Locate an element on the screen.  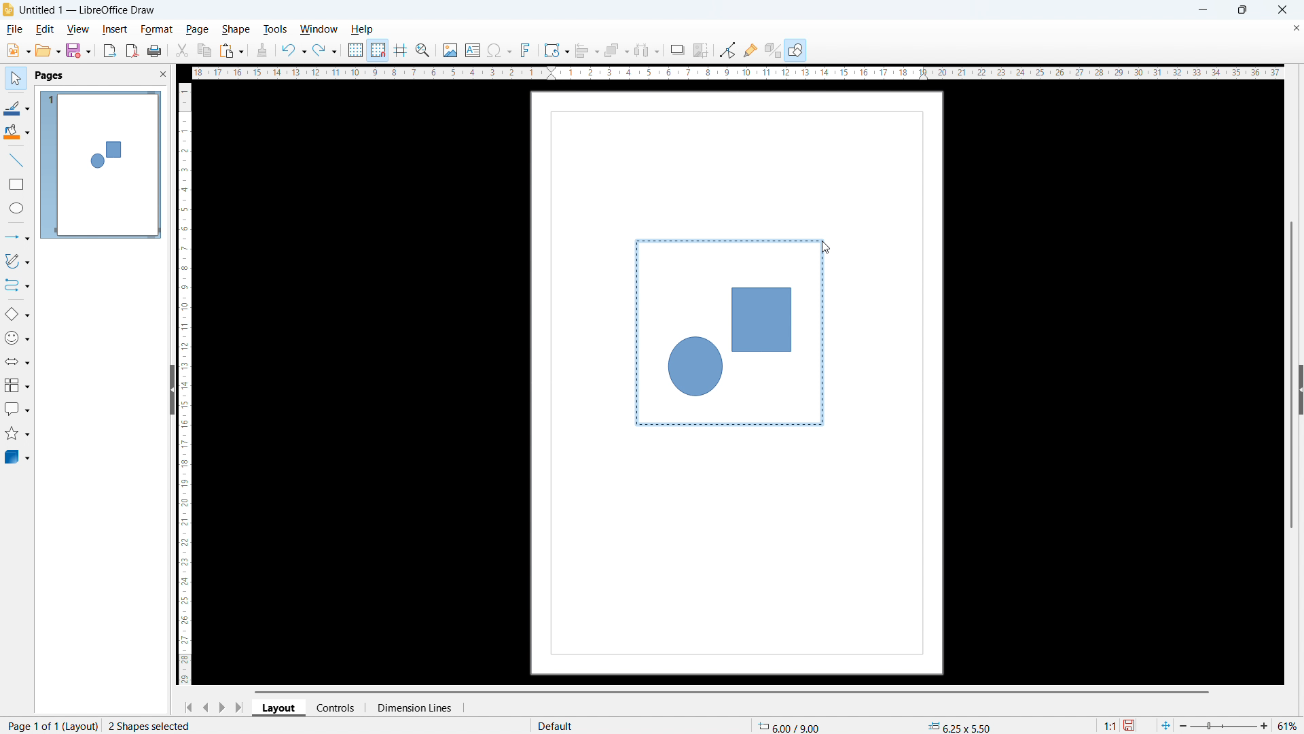
dimension lines is located at coordinates (413, 708).